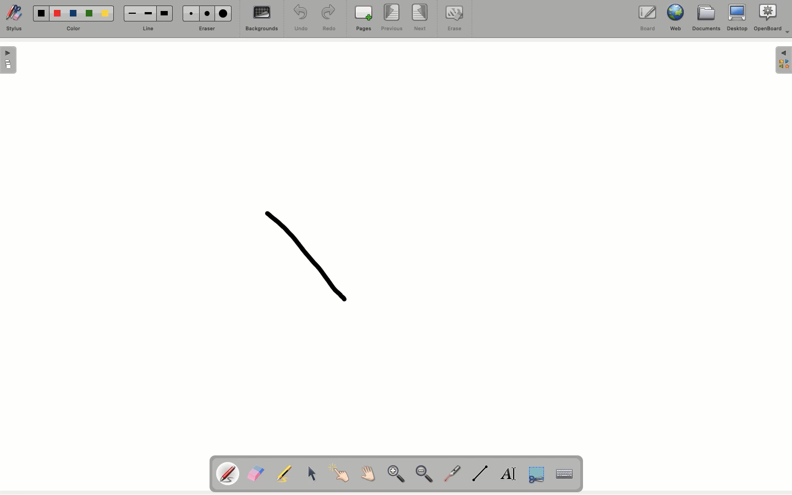 This screenshot has height=495, width=792. I want to click on Zoom in, so click(395, 475).